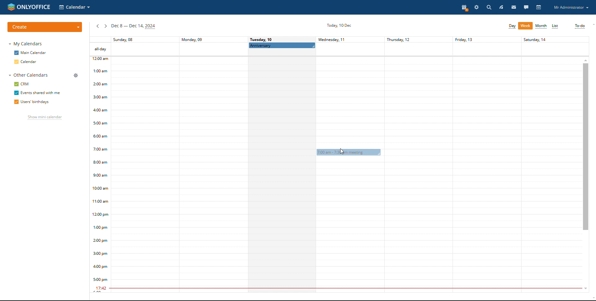  What do you see at coordinates (45, 118) in the screenshot?
I see `show mini calendar` at bounding box center [45, 118].